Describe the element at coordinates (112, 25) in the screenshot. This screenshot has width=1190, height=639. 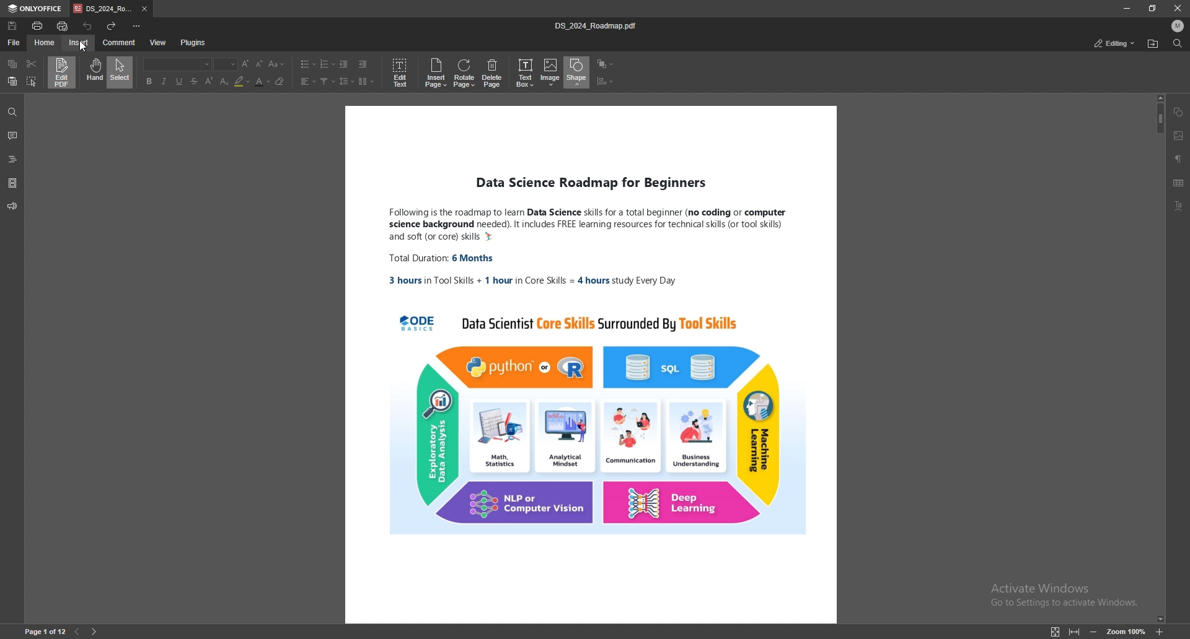
I see `redo` at that location.